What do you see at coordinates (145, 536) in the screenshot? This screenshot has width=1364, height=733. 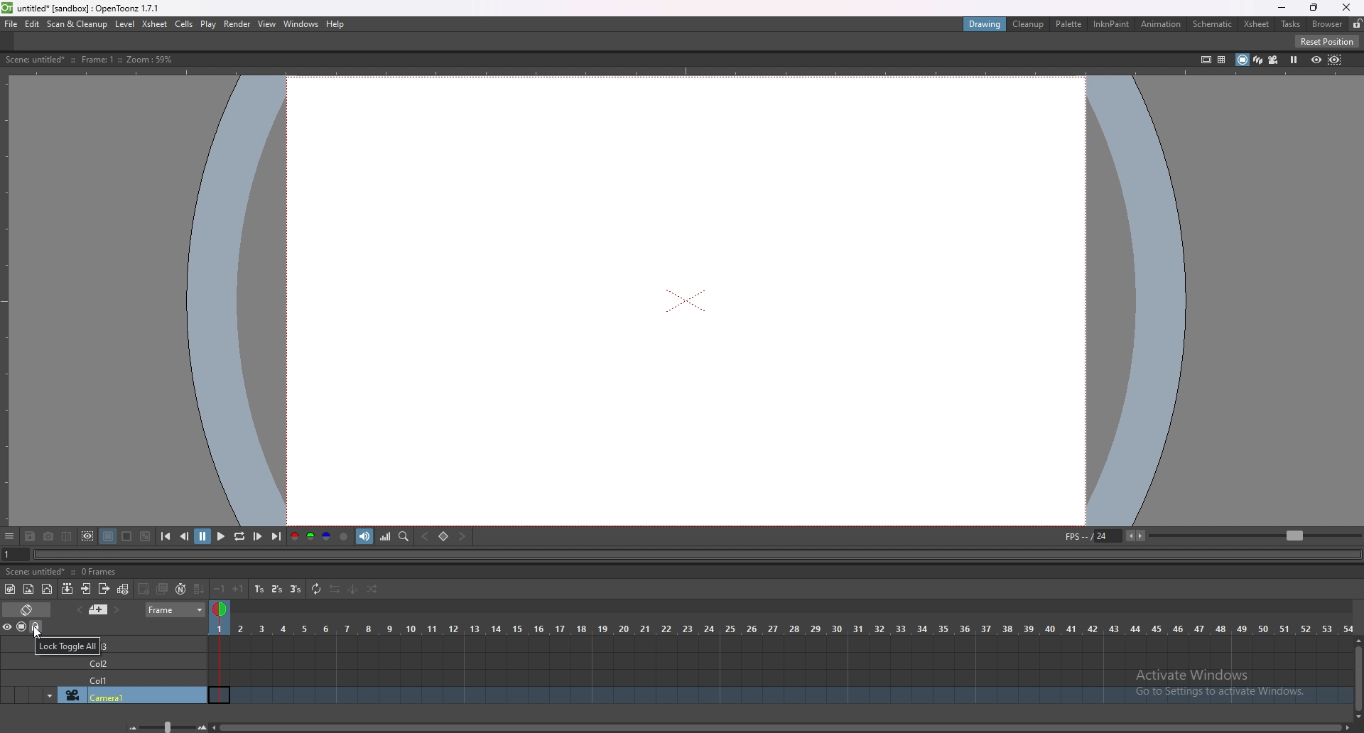 I see `checkered background` at bounding box center [145, 536].